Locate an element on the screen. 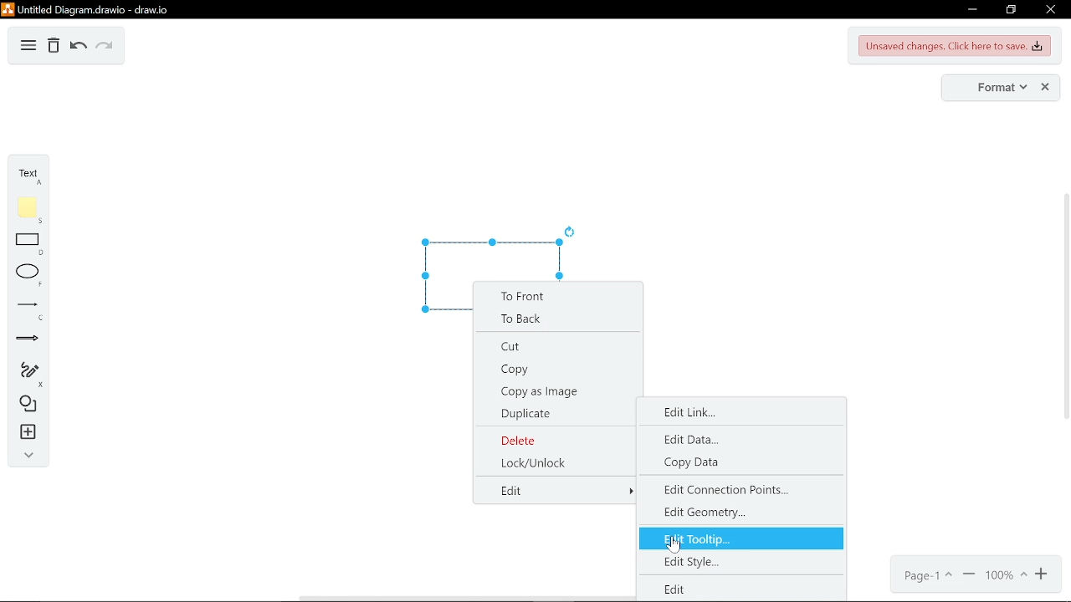  lines is located at coordinates (30, 311).